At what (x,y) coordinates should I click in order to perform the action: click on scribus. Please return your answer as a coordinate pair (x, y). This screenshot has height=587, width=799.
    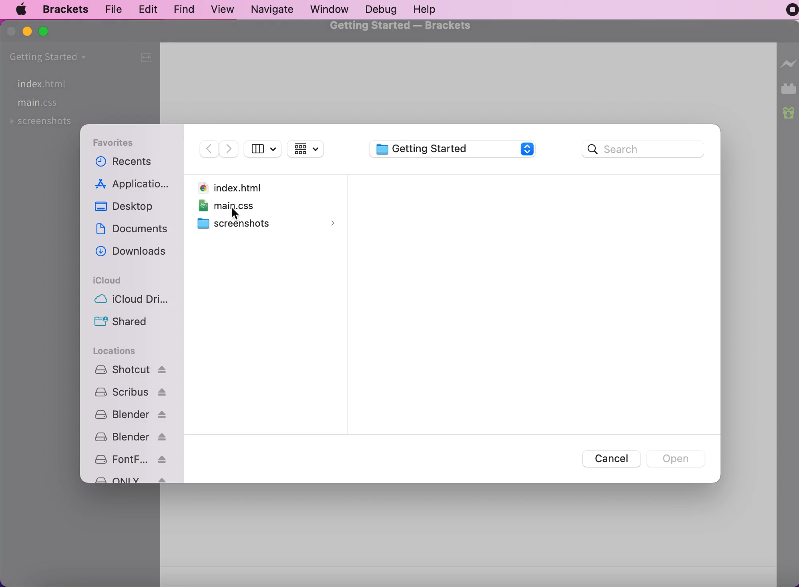
    Looking at the image, I should click on (131, 392).